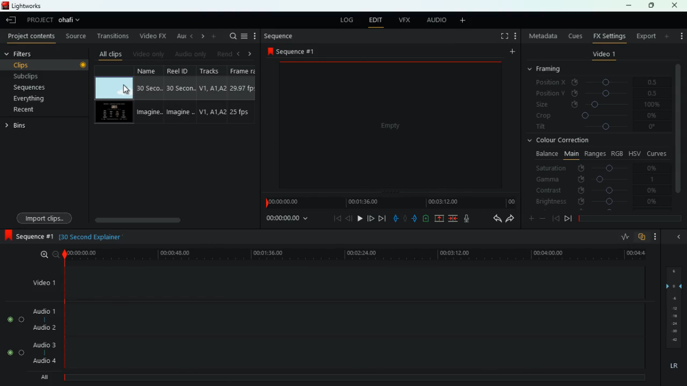 The width and height of the screenshot is (687, 386). Describe the element at coordinates (530, 219) in the screenshot. I see `plus` at that location.